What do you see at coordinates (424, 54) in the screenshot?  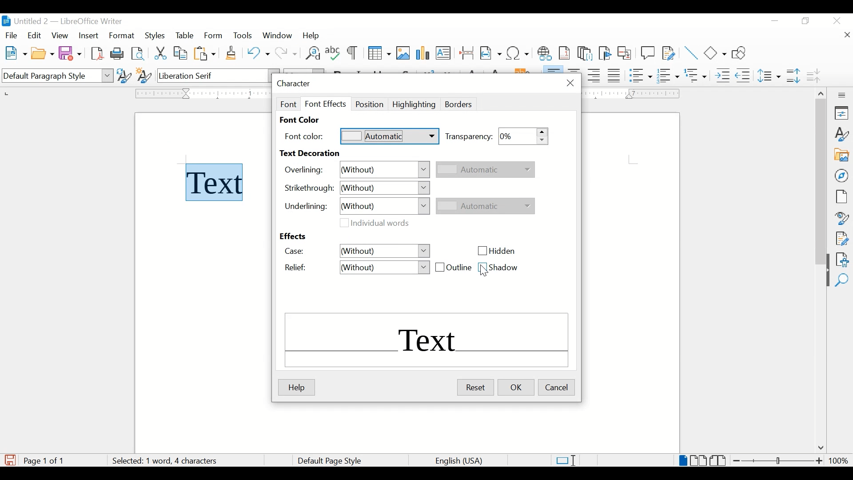 I see `insert chart` at bounding box center [424, 54].